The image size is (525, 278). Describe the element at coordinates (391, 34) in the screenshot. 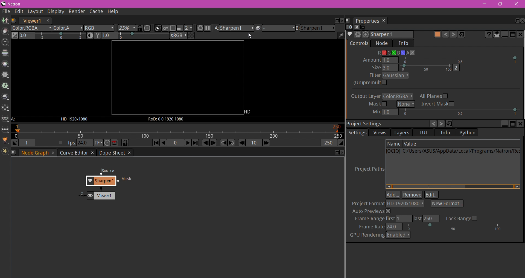

I see `Script name: Sharpen1` at that location.